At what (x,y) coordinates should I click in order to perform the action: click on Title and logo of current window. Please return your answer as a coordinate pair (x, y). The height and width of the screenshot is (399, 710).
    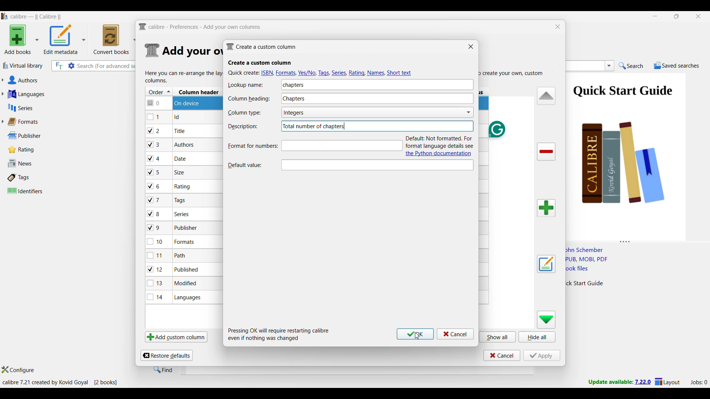
    Looking at the image, I should click on (200, 27).